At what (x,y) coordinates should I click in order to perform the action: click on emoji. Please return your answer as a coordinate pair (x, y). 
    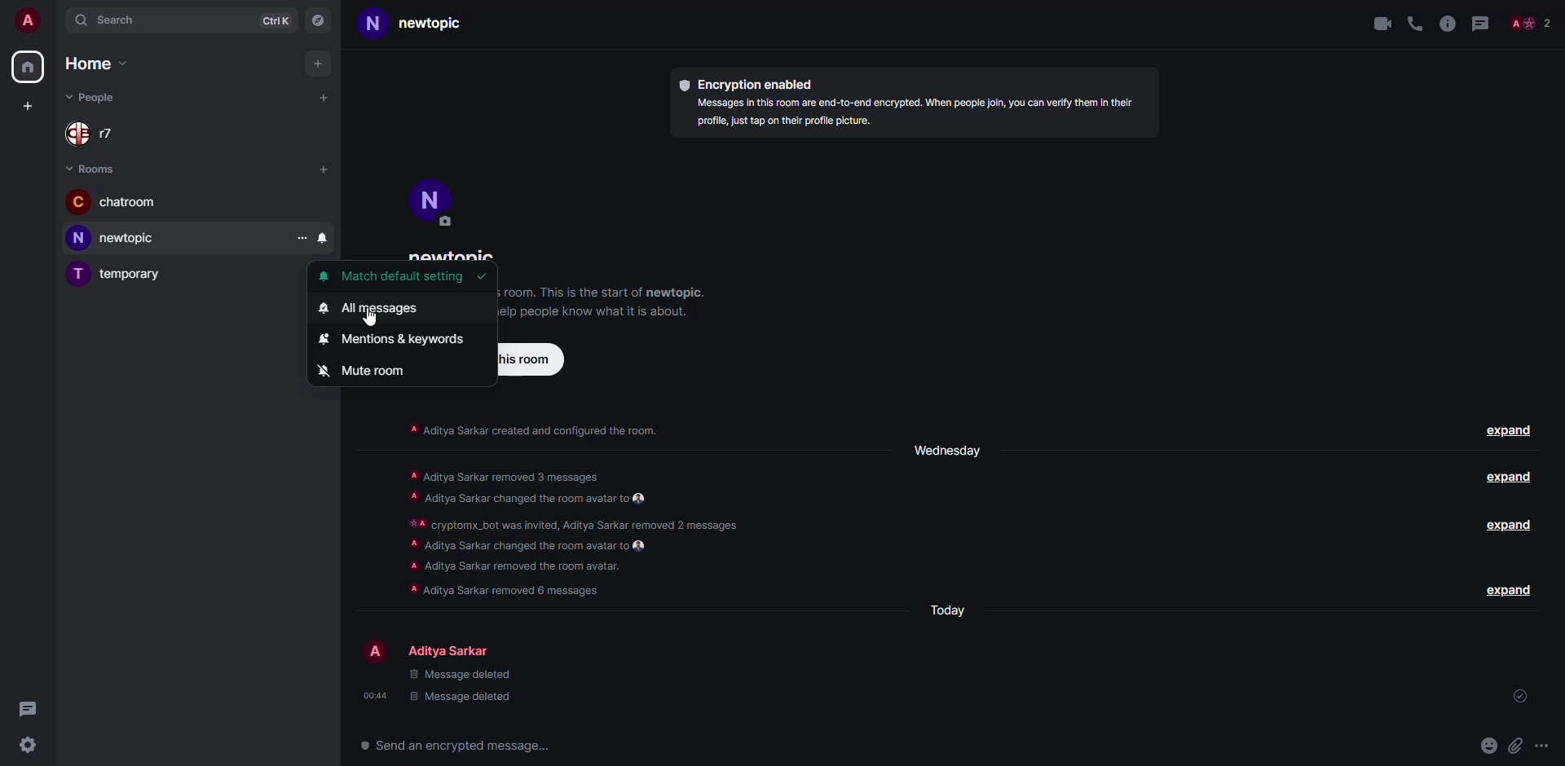
    Looking at the image, I should click on (1488, 744).